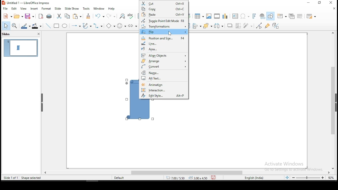  I want to click on file, so click(5, 9).